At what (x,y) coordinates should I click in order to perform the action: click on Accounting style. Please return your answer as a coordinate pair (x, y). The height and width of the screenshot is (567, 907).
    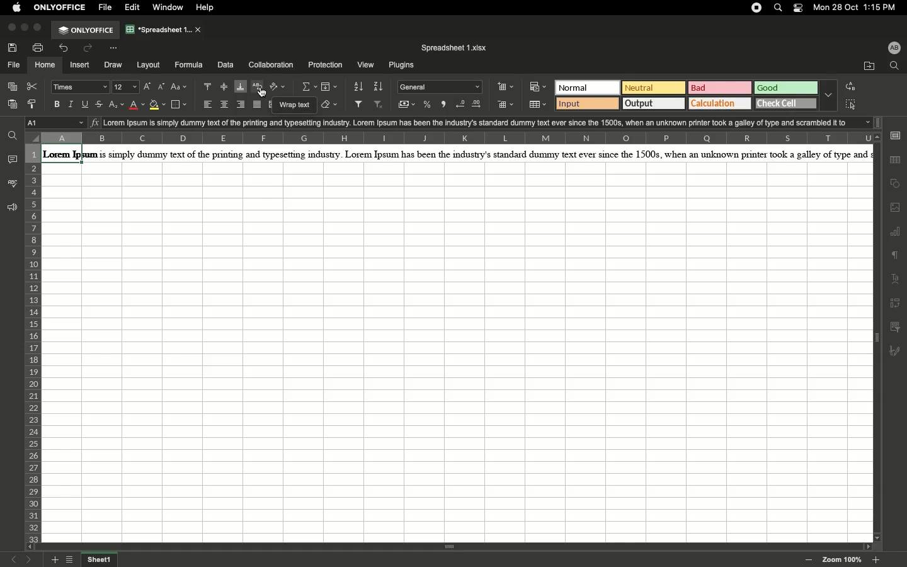
    Looking at the image, I should click on (408, 106).